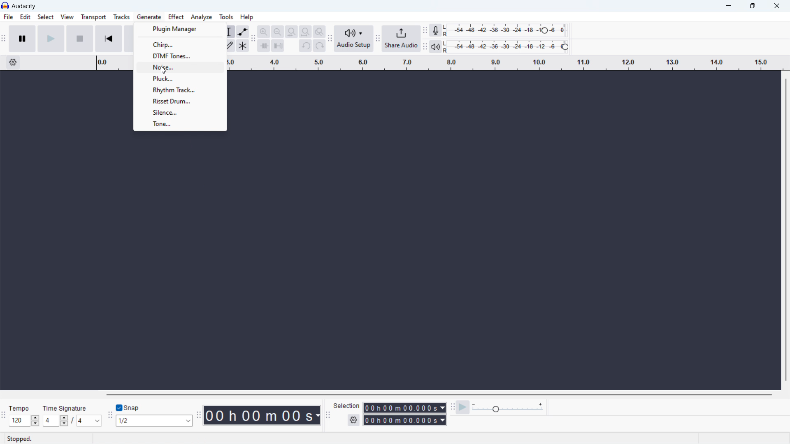  Describe the element at coordinates (110, 414) in the screenshot. I see `snapping toolbar` at that location.